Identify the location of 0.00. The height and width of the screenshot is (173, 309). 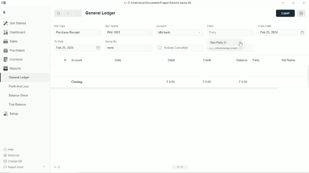
(207, 82).